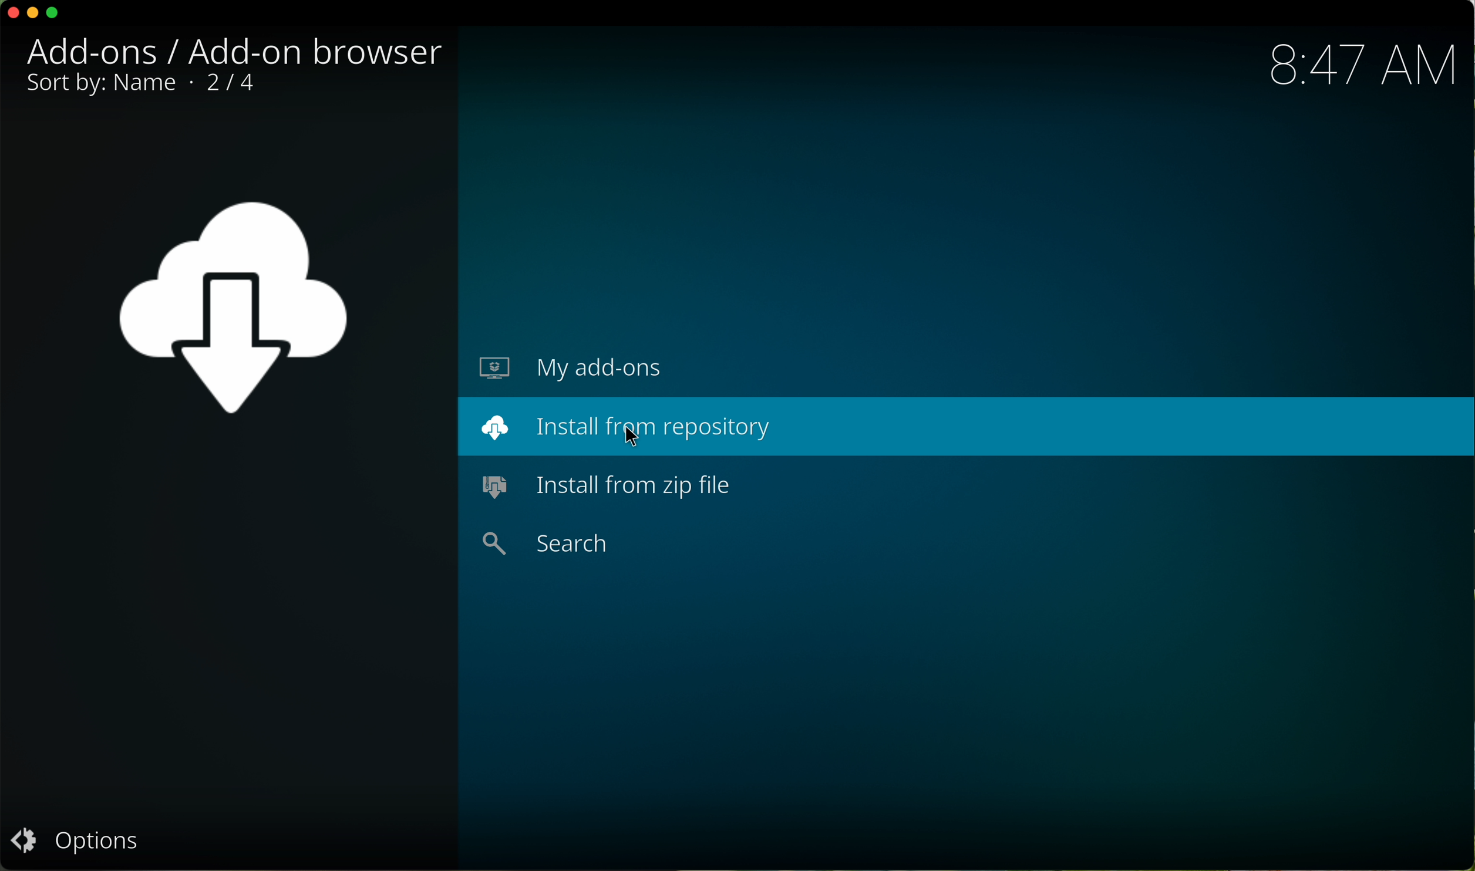 Image resolution: width=1475 pixels, height=871 pixels. Describe the element at coordinates (571, 367) in the screenshot. I see `my add-ons` at that location.